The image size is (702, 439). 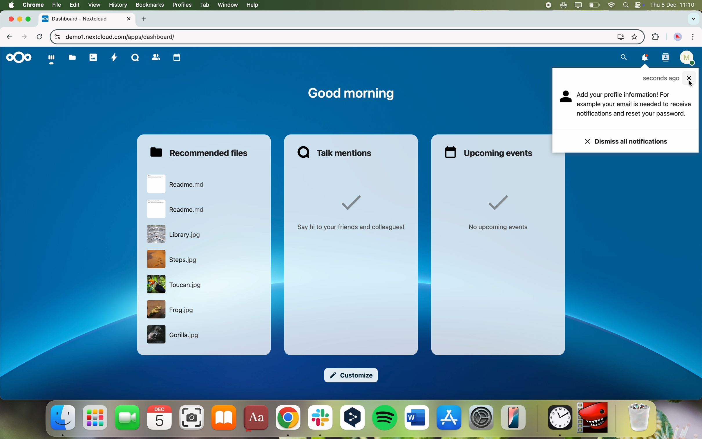 I want to click on file, so click(x=172, y=310).